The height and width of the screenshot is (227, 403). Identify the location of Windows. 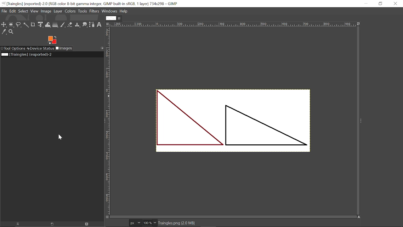
(110, 12).